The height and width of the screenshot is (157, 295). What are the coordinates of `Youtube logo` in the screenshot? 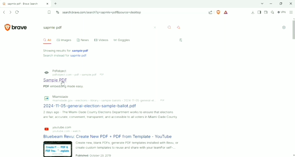 It's located at (46, 129).